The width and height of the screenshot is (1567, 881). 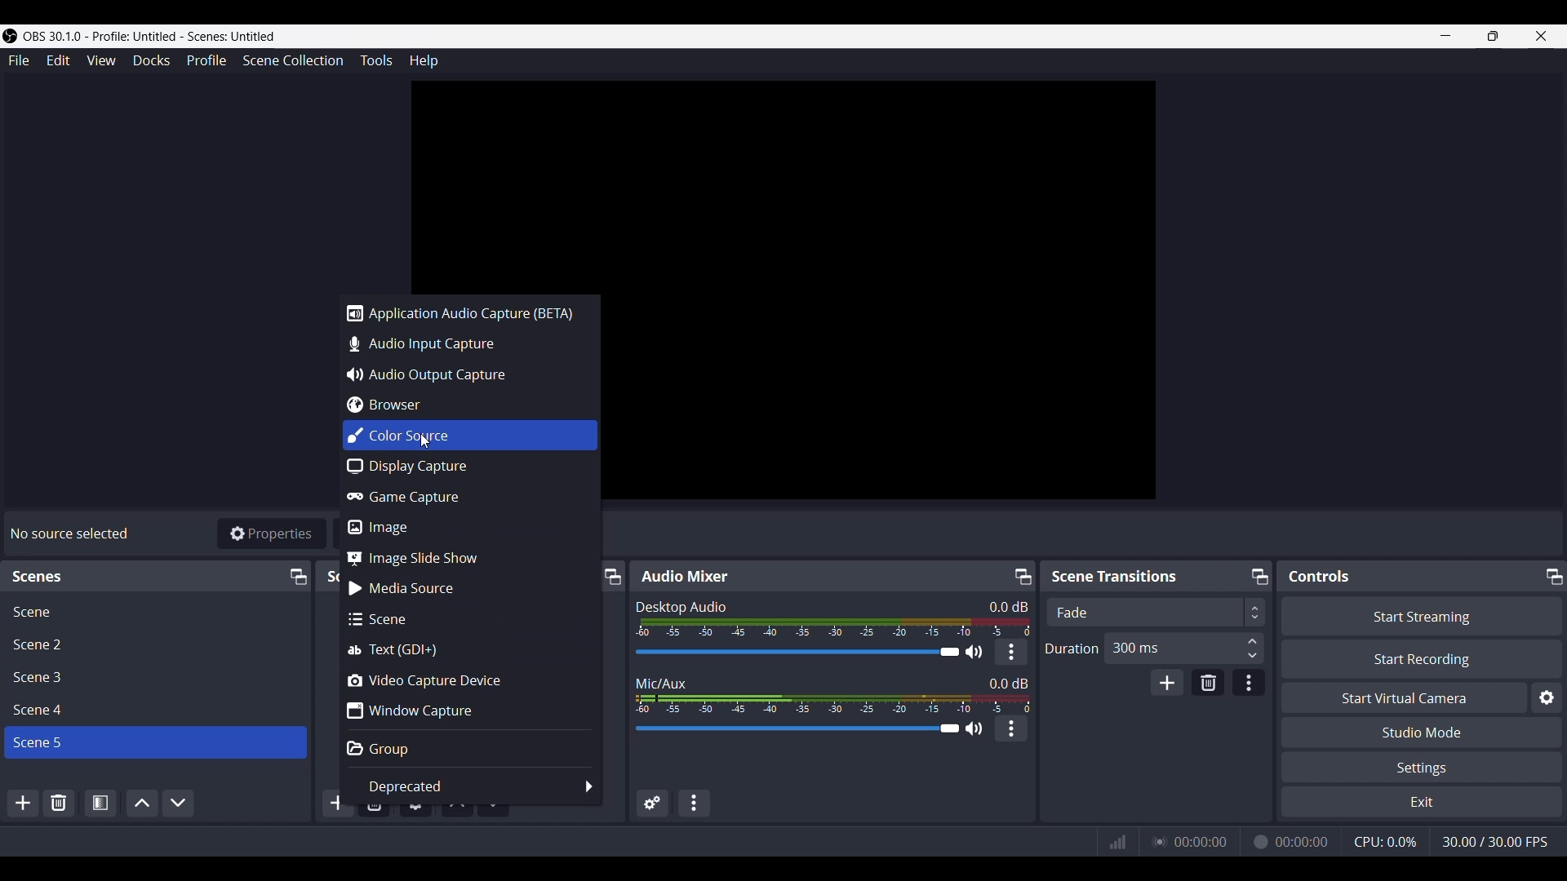 I want to click on Maximize, so click(x=1021, y=573).